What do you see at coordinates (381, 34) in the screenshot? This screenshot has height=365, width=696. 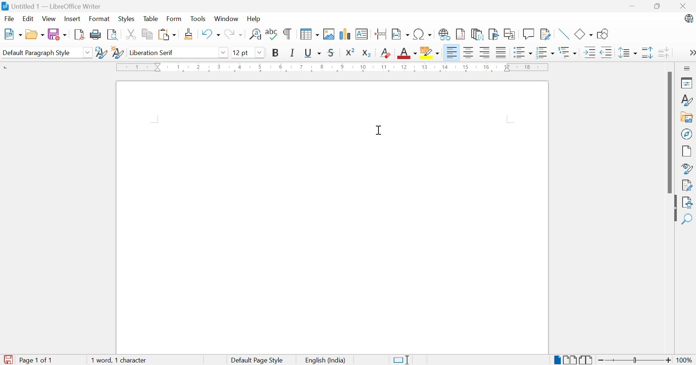 I see `Insert Page Break` at bounding box center [381, 34].